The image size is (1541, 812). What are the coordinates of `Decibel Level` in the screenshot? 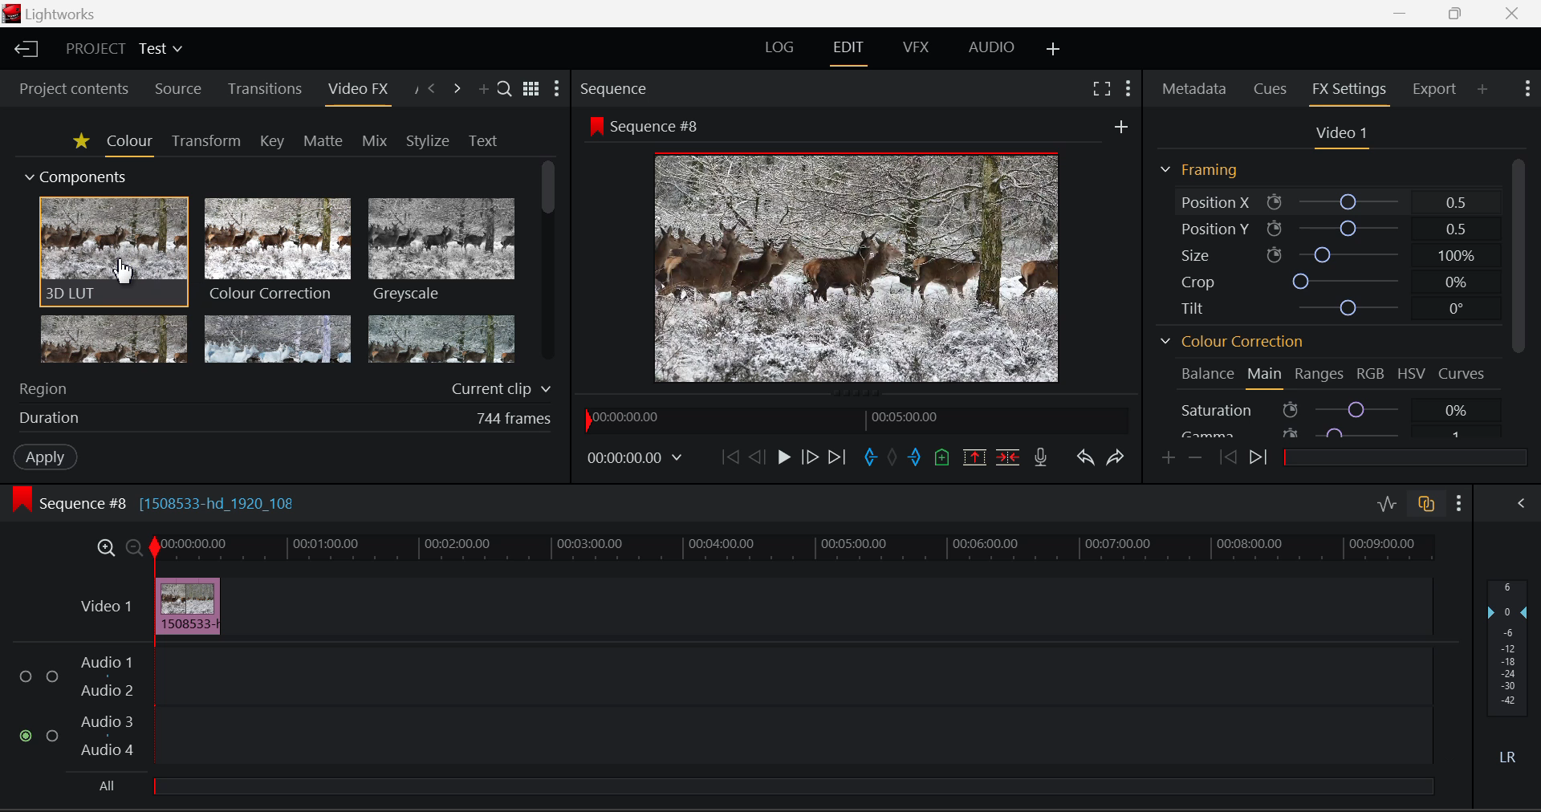 It's located at (1511, 675).